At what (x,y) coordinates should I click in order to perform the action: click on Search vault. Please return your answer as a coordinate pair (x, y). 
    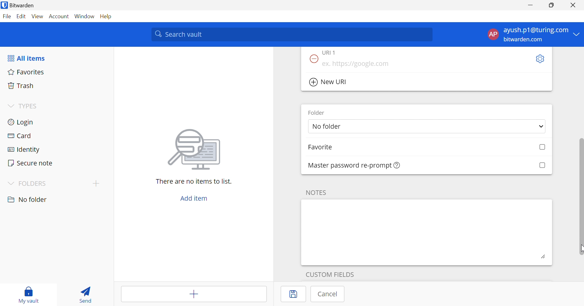
    Looking at the image, I should click on (291, 34).